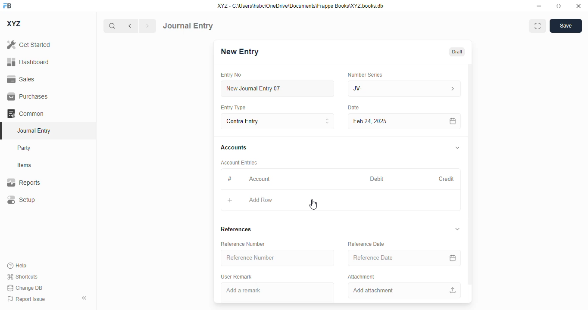  Describe the element at coordinates (458, 229) in the screenshot. I see `toggle expand/collapse` at that location.